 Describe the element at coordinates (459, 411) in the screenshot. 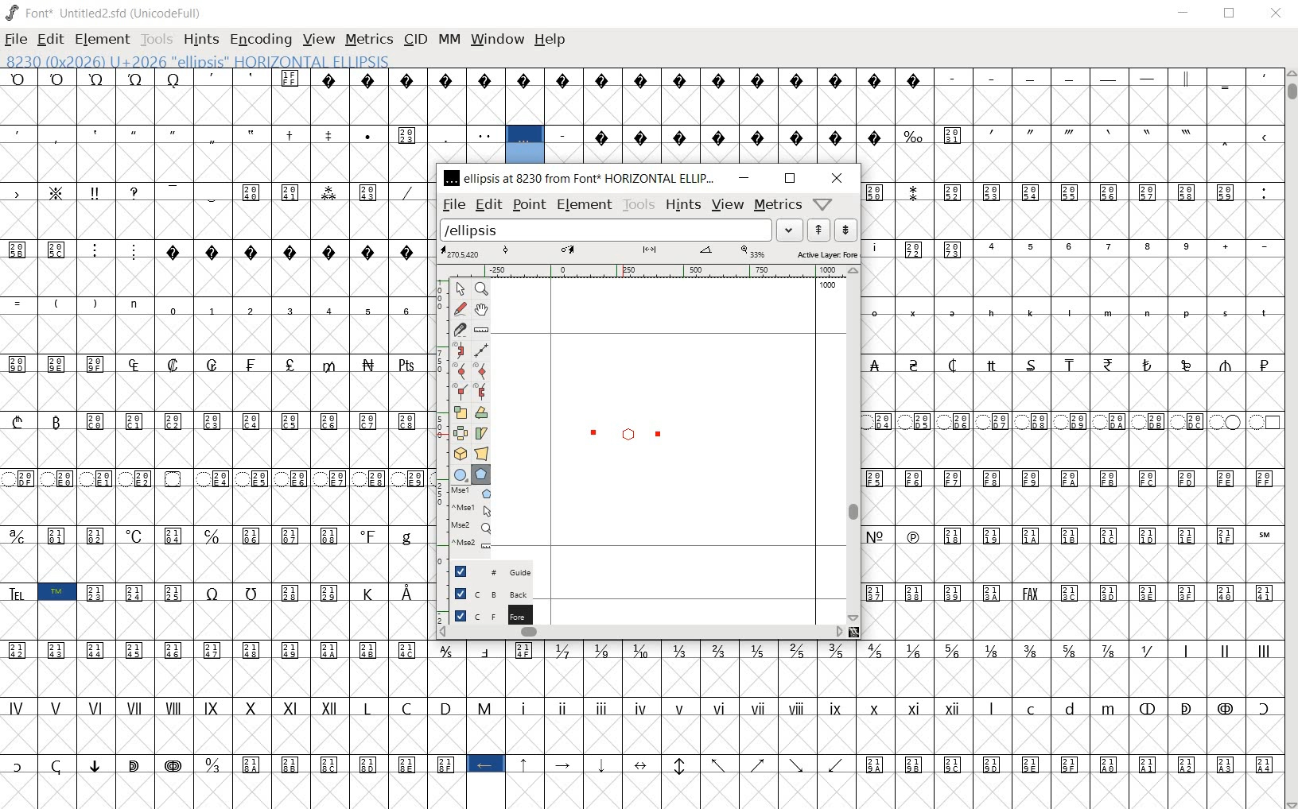

I see `scale the selection` at that location.